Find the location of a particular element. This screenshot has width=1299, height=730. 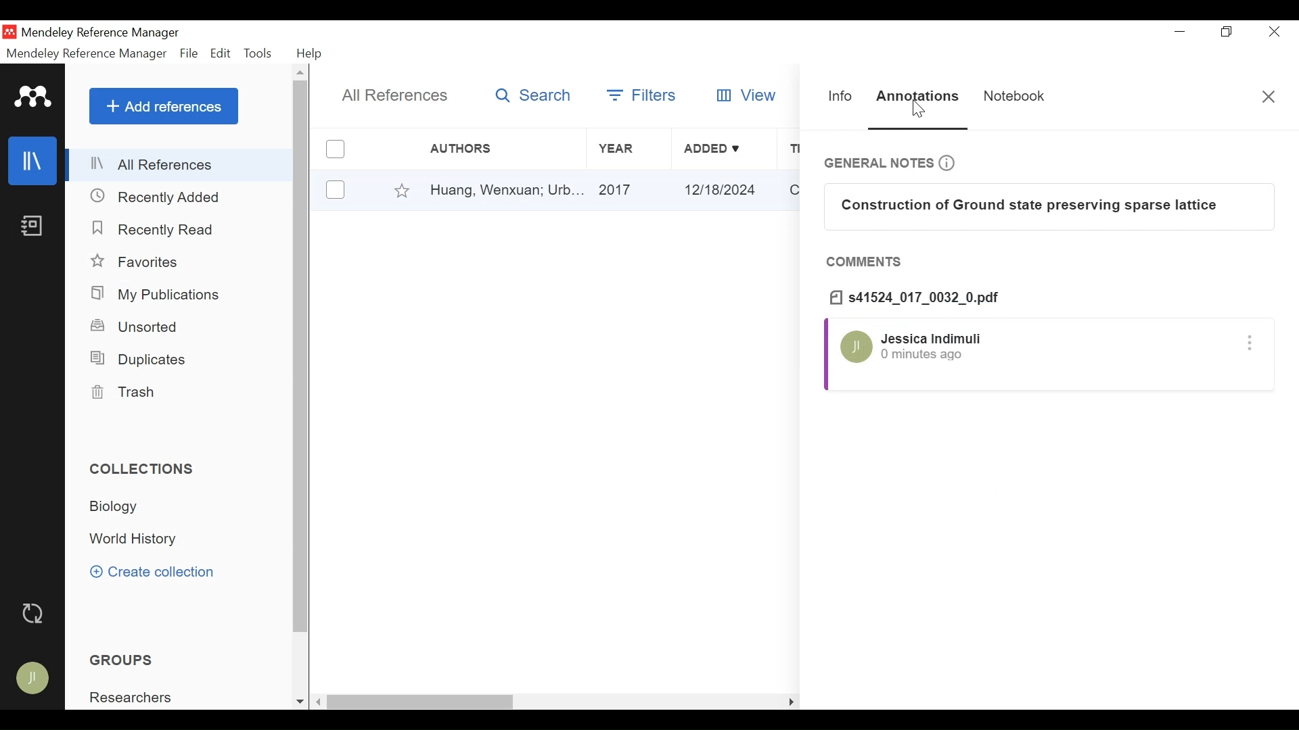

Library is located at coordinates (31, 161).